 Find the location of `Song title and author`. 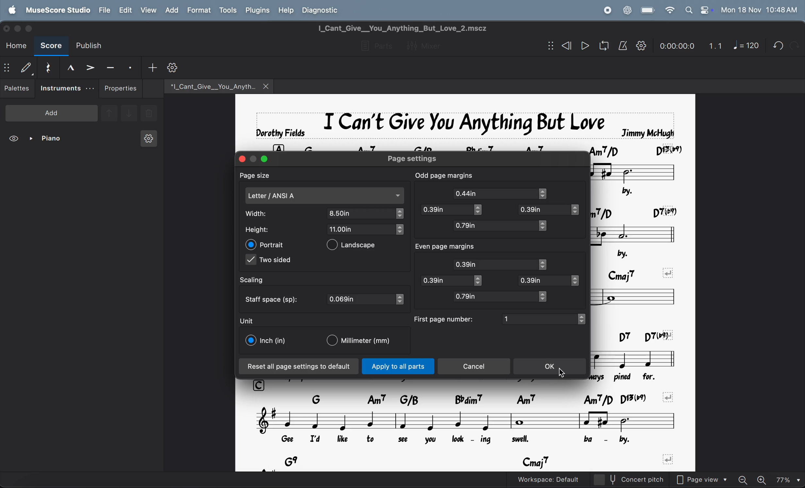

Song title and author is located at coordinates (463, 122).